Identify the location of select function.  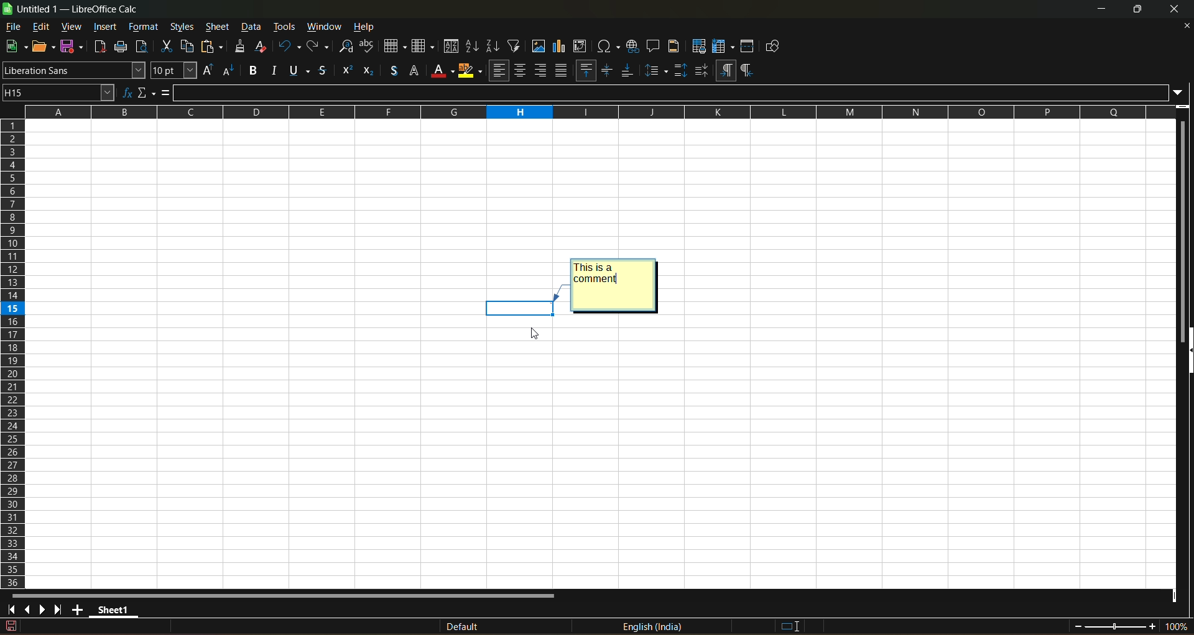
(146, 92).